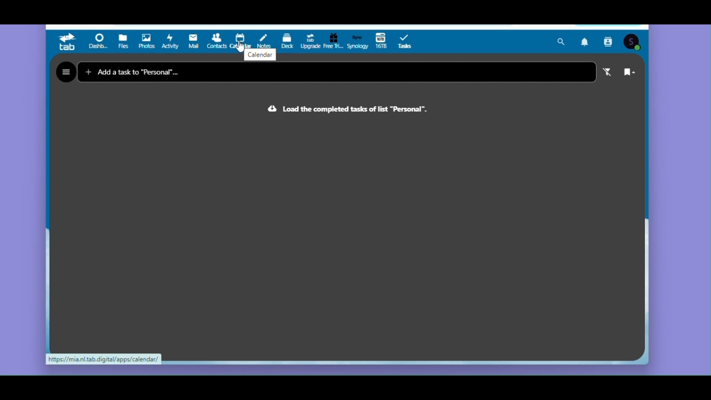 The width and height of the screenshot is (711, 400). What do you see at coordinates (68, 42) in the screenshot?
I see `tab` at bounding box center [68, 42].